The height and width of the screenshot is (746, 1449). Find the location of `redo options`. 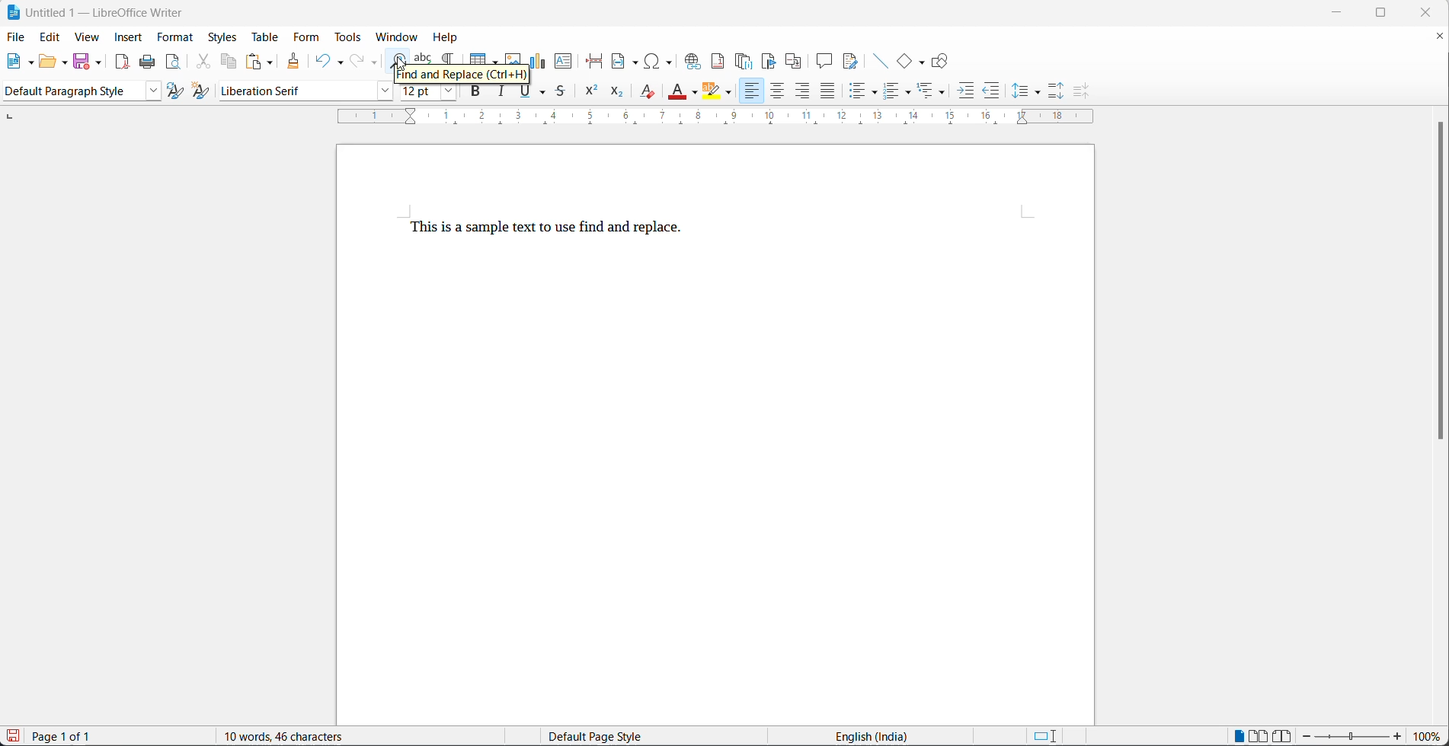

redo options is located at coordinates (375, 63).